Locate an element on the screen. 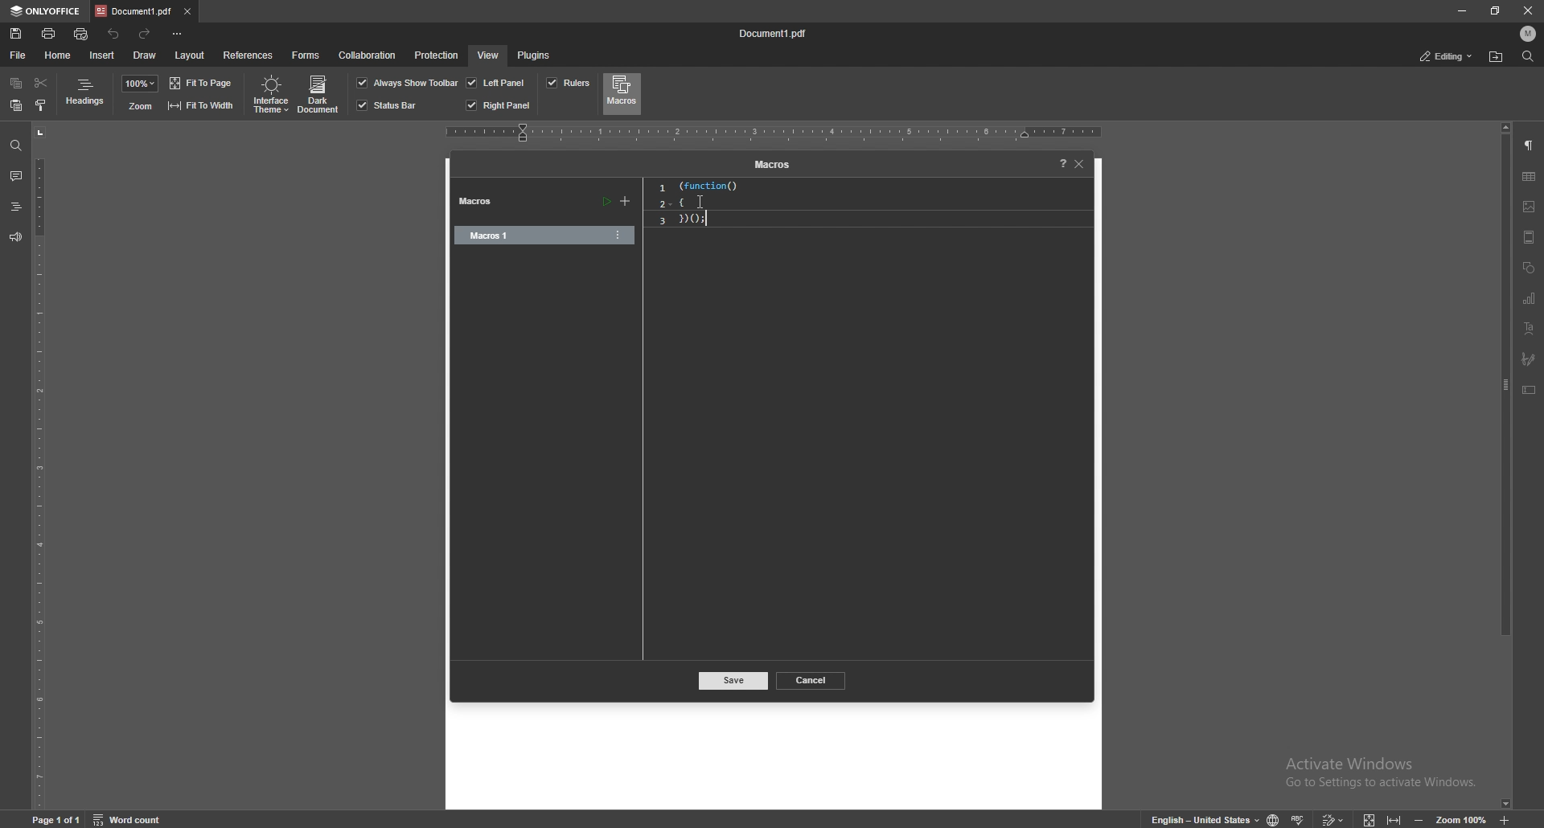  zoom is located at coordinates (140, 84).